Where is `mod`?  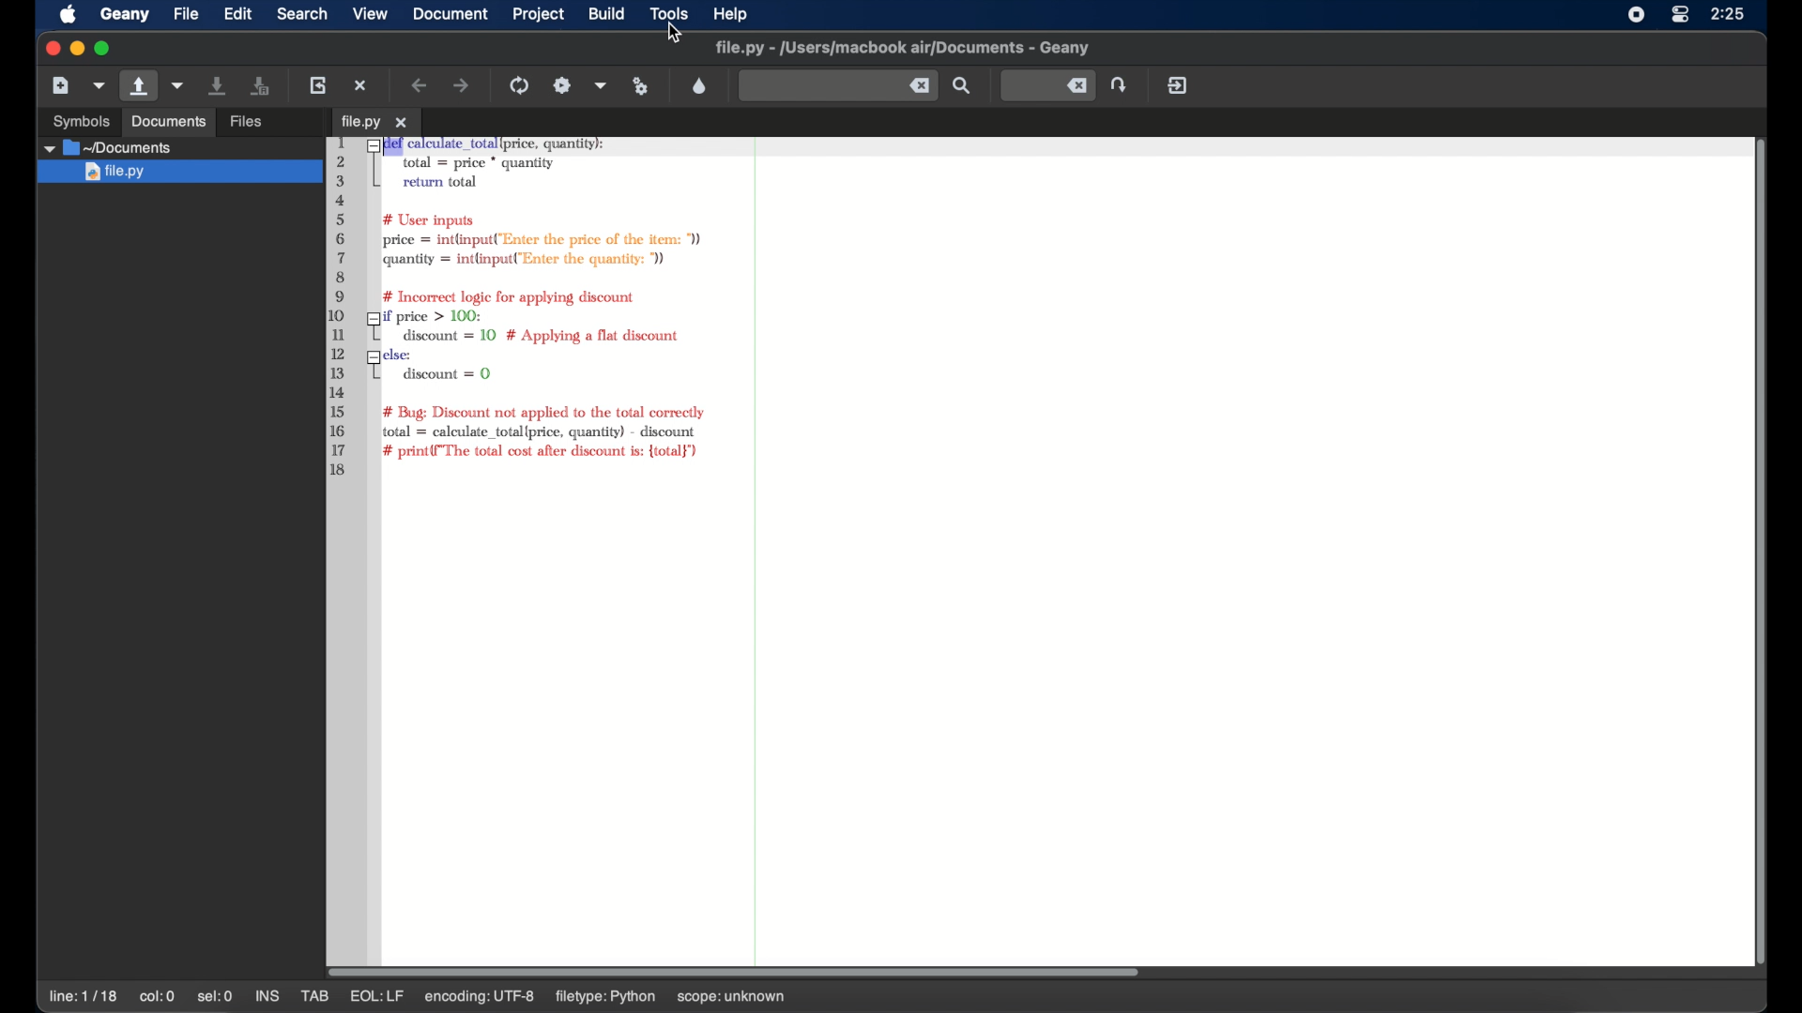 mod is located at coordinates (368, 996).